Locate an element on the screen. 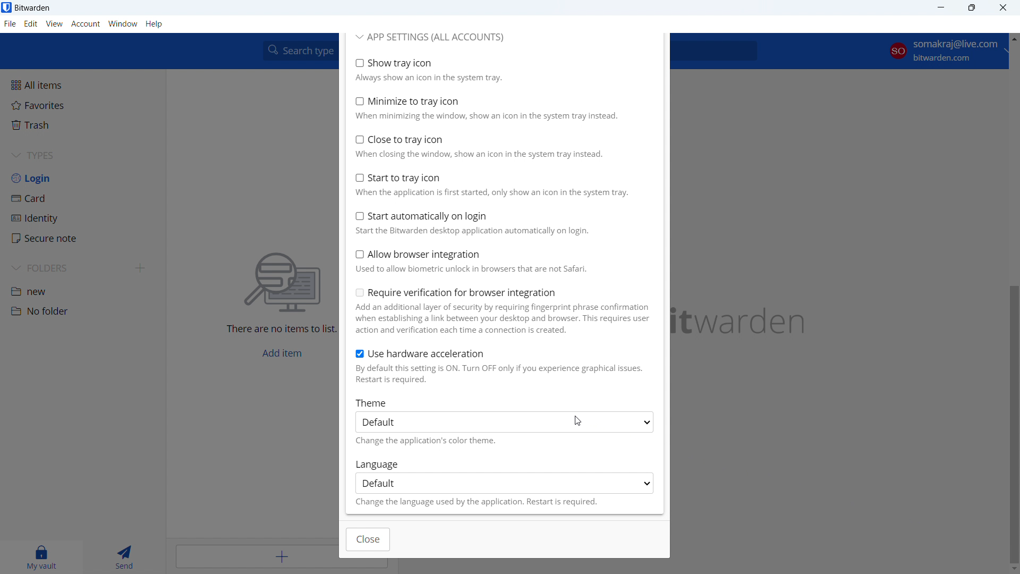  scrollbar is located at coordinates (1014, 424).